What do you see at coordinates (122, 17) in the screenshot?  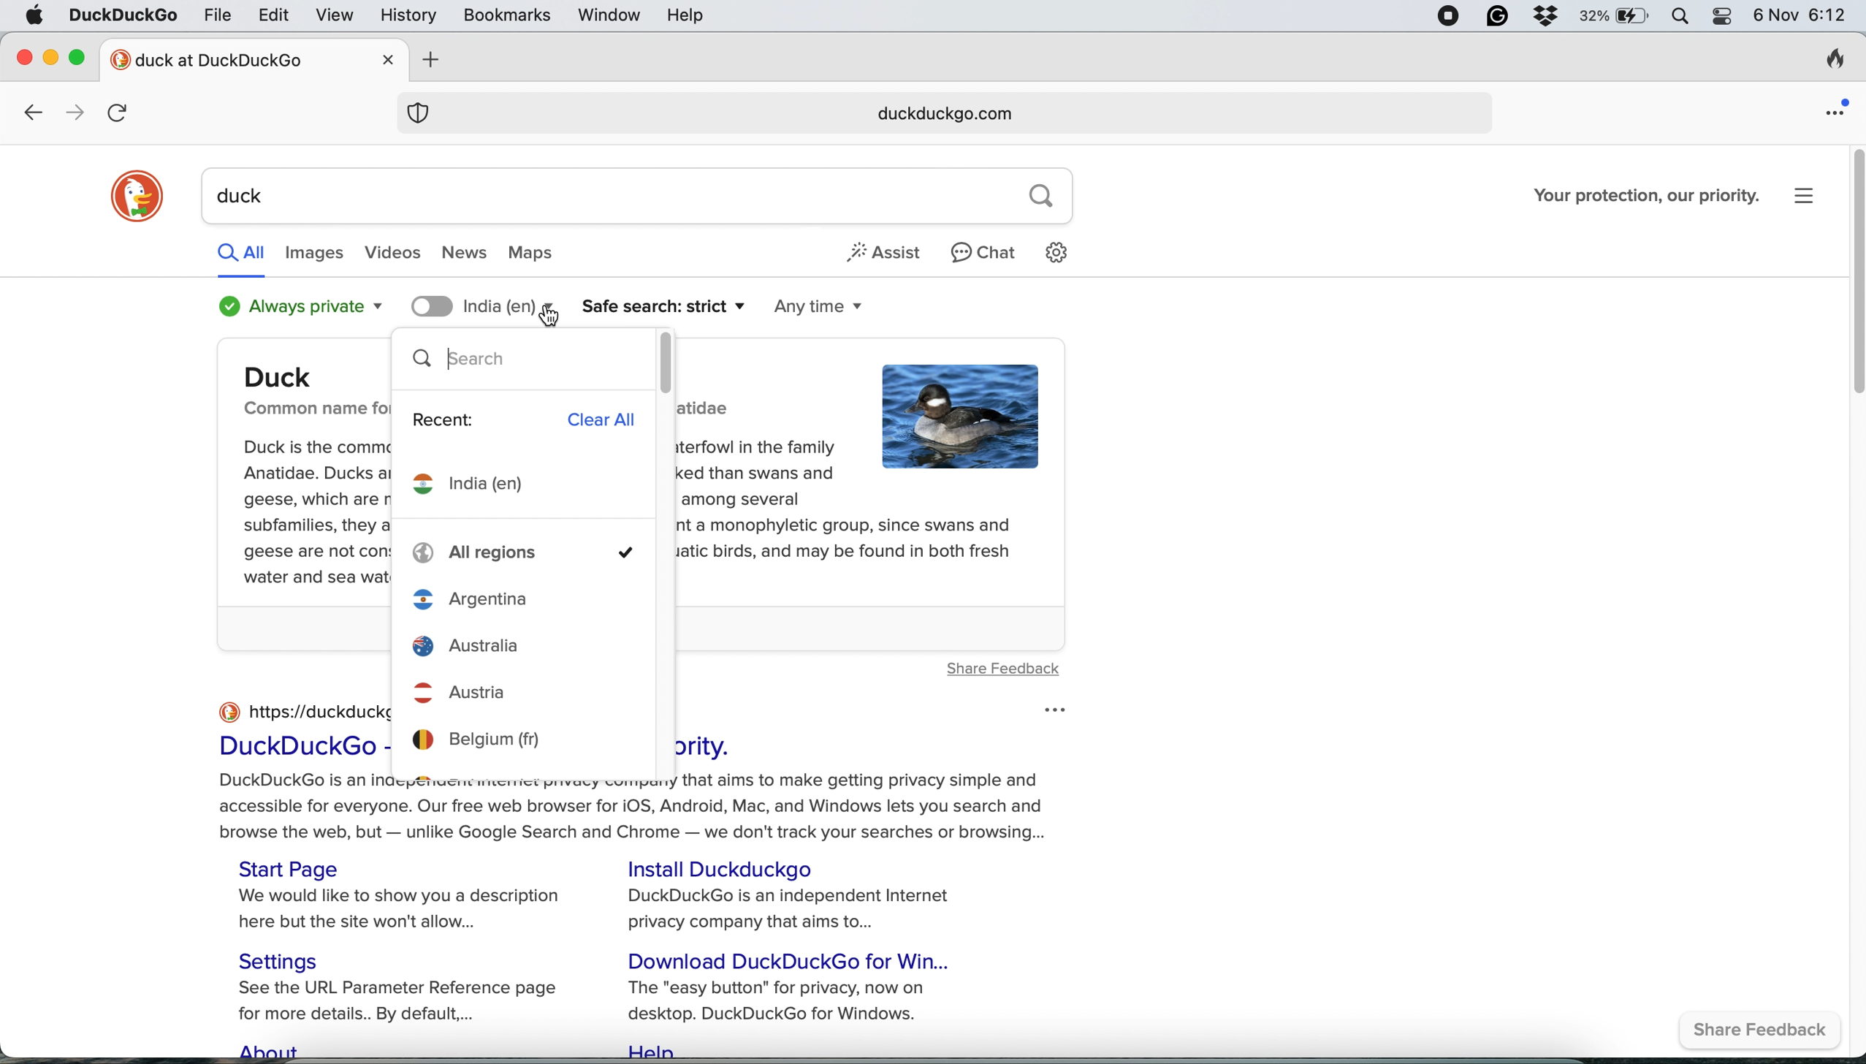 I see `duckduckgo` at bounding box center [122, 17].